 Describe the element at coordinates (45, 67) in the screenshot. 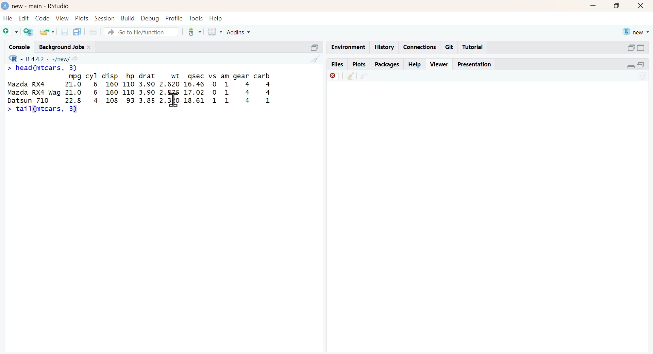

I see `> head(mtcars, 3)` at that location.